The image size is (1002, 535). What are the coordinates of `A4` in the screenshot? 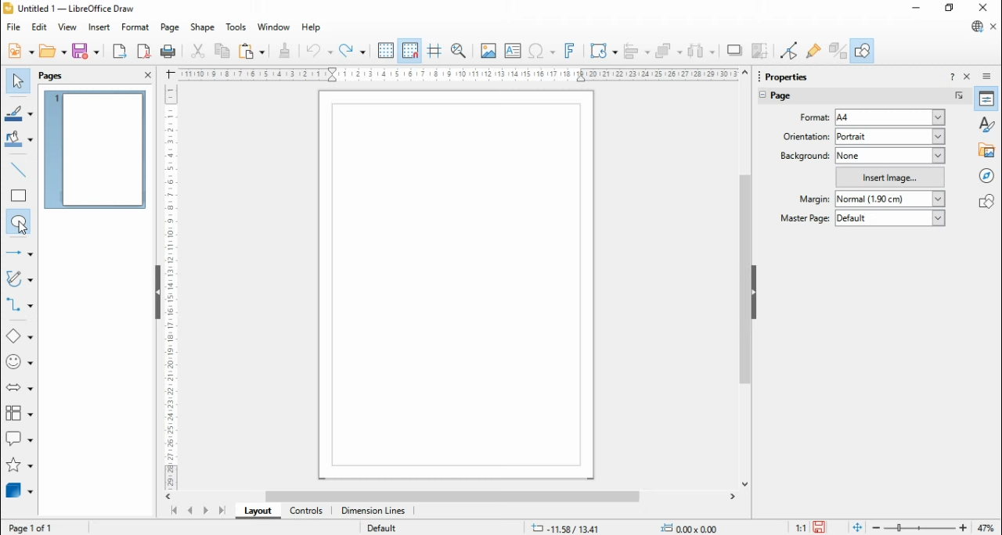 It's located at (892, 118).